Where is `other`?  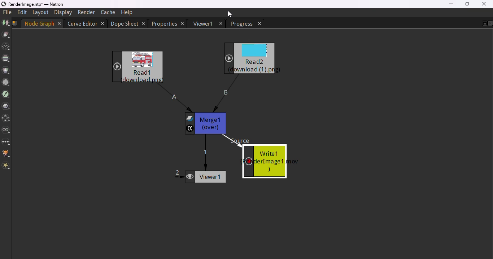 other is located at coordinates (6, 142).